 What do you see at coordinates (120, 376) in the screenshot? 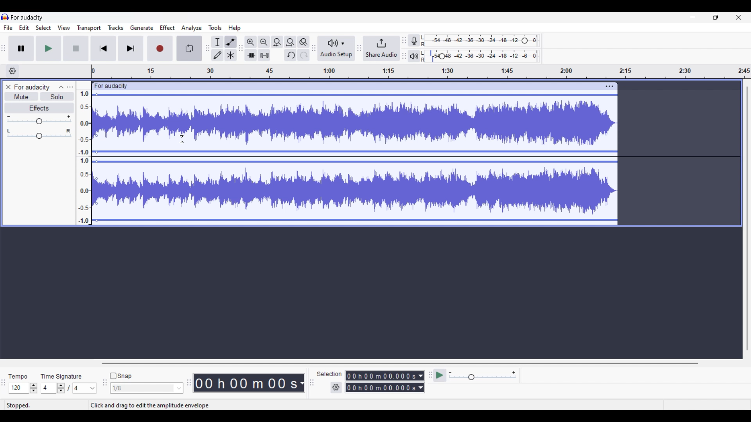
I see `Snap toggle` at bounding box center [120, 376].